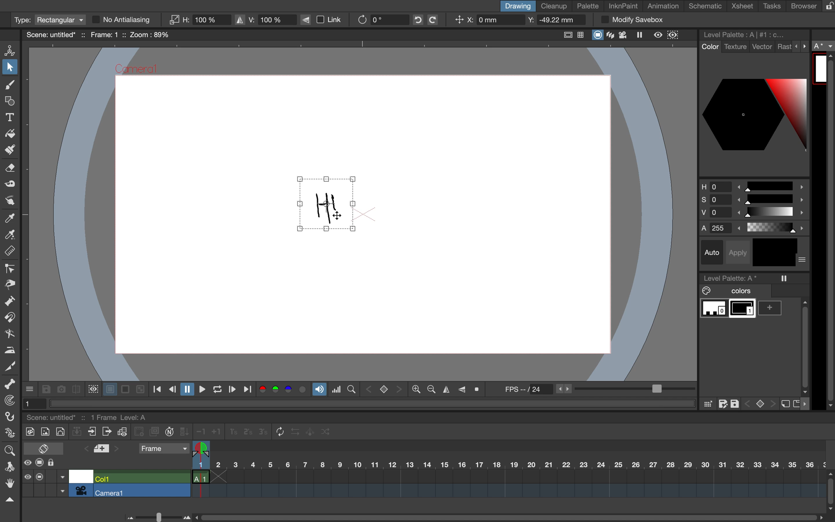  What do you see at coordinates (10, 349) in the screenshot?
I see `iron tool` at bounding box center [10, 349].